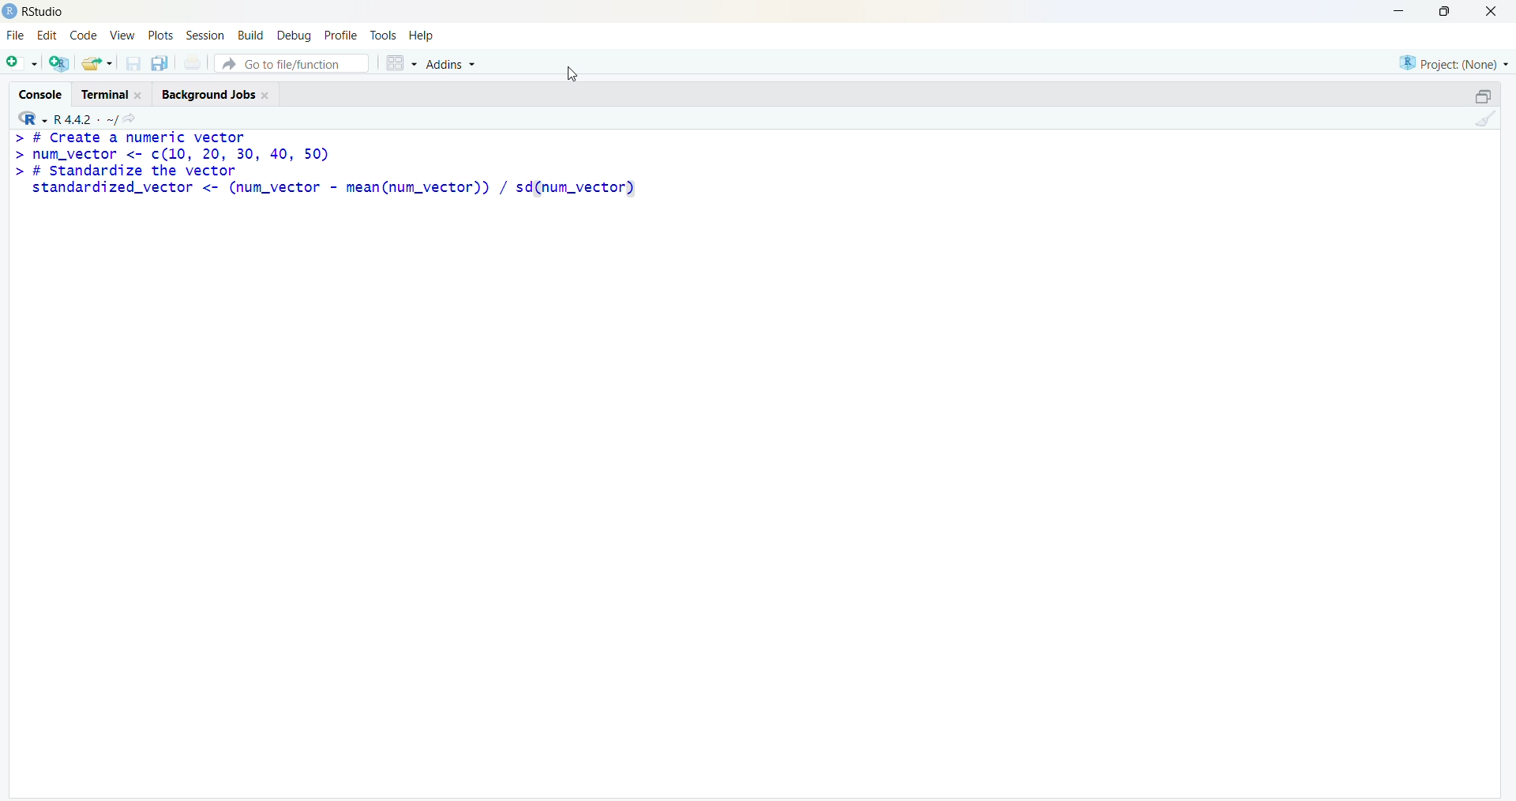  Describe the element at coordinates (292, 63) in the screenshot. I see `go to file/function` at that location.